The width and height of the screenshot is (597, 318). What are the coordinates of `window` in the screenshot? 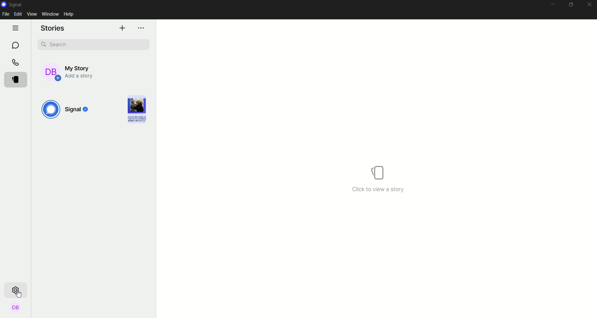 It's located at (50, 13).